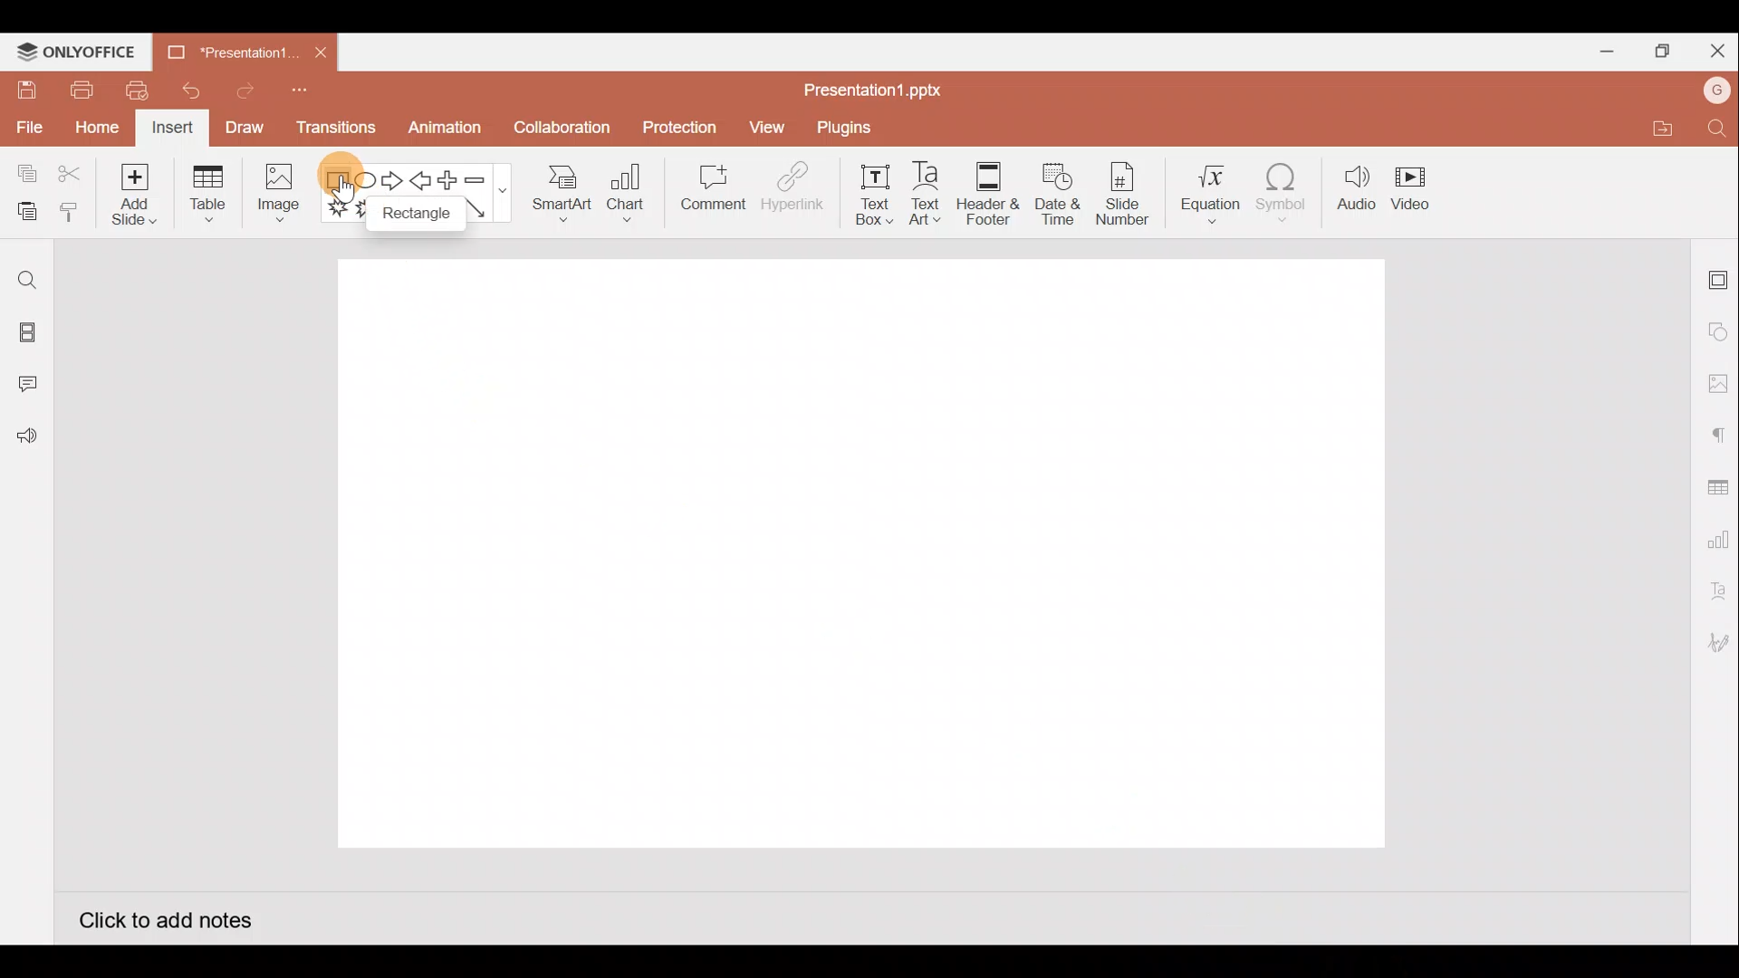 This screenshot has width=1739, height=978. What do you see at coordinates (1715, 645) in the screenshot?
I see `Signature settings` at bounding box center [1715, 645].